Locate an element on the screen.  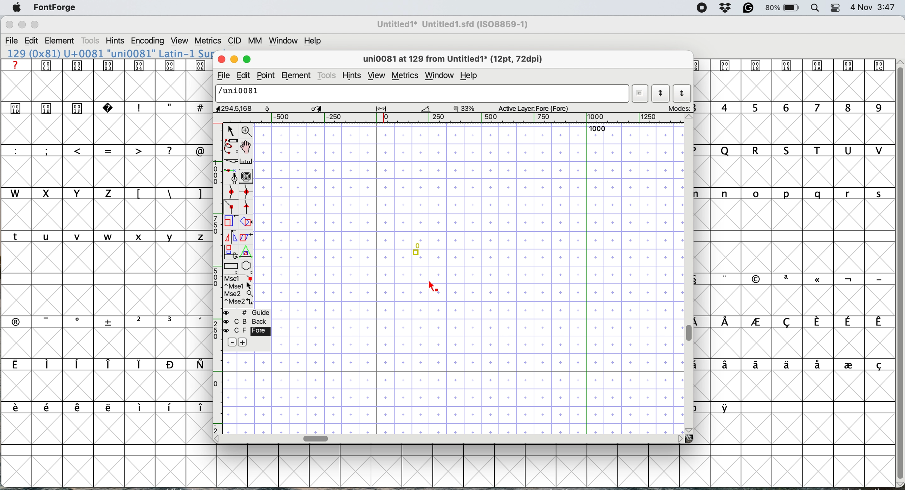
add a curve point horizontal or vertical is located at coordinates (246, 193).